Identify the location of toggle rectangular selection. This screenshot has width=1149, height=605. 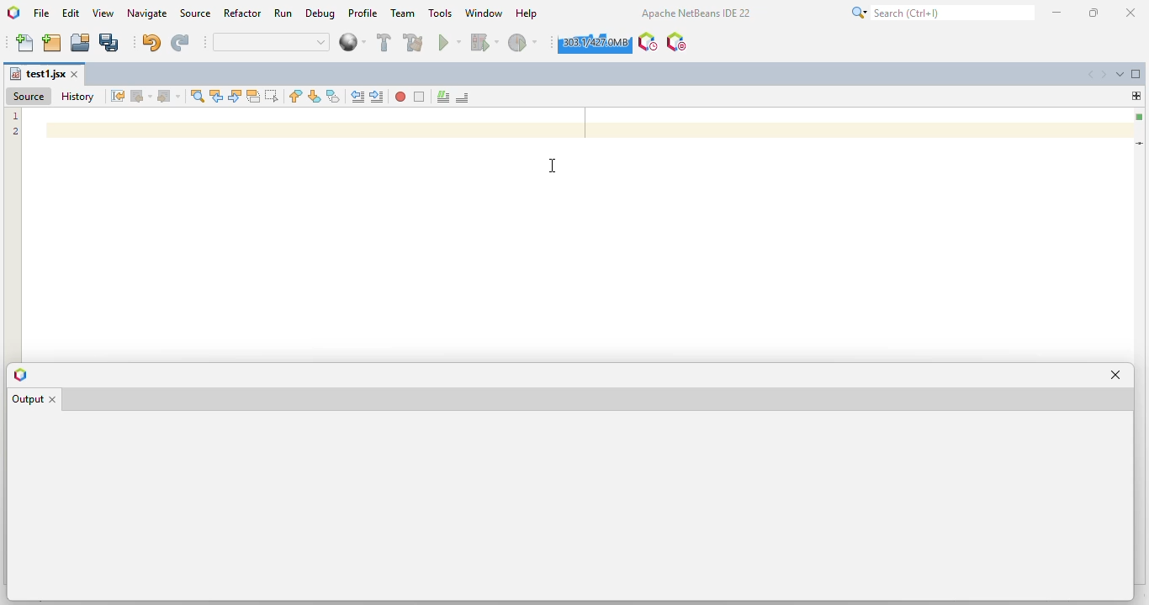
(271, 95).